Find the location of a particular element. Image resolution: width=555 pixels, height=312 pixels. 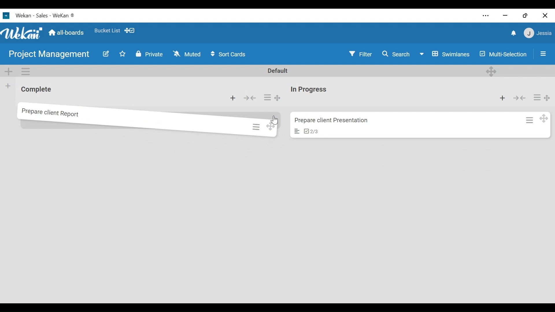

Restore is located at coordinates (523, 14).